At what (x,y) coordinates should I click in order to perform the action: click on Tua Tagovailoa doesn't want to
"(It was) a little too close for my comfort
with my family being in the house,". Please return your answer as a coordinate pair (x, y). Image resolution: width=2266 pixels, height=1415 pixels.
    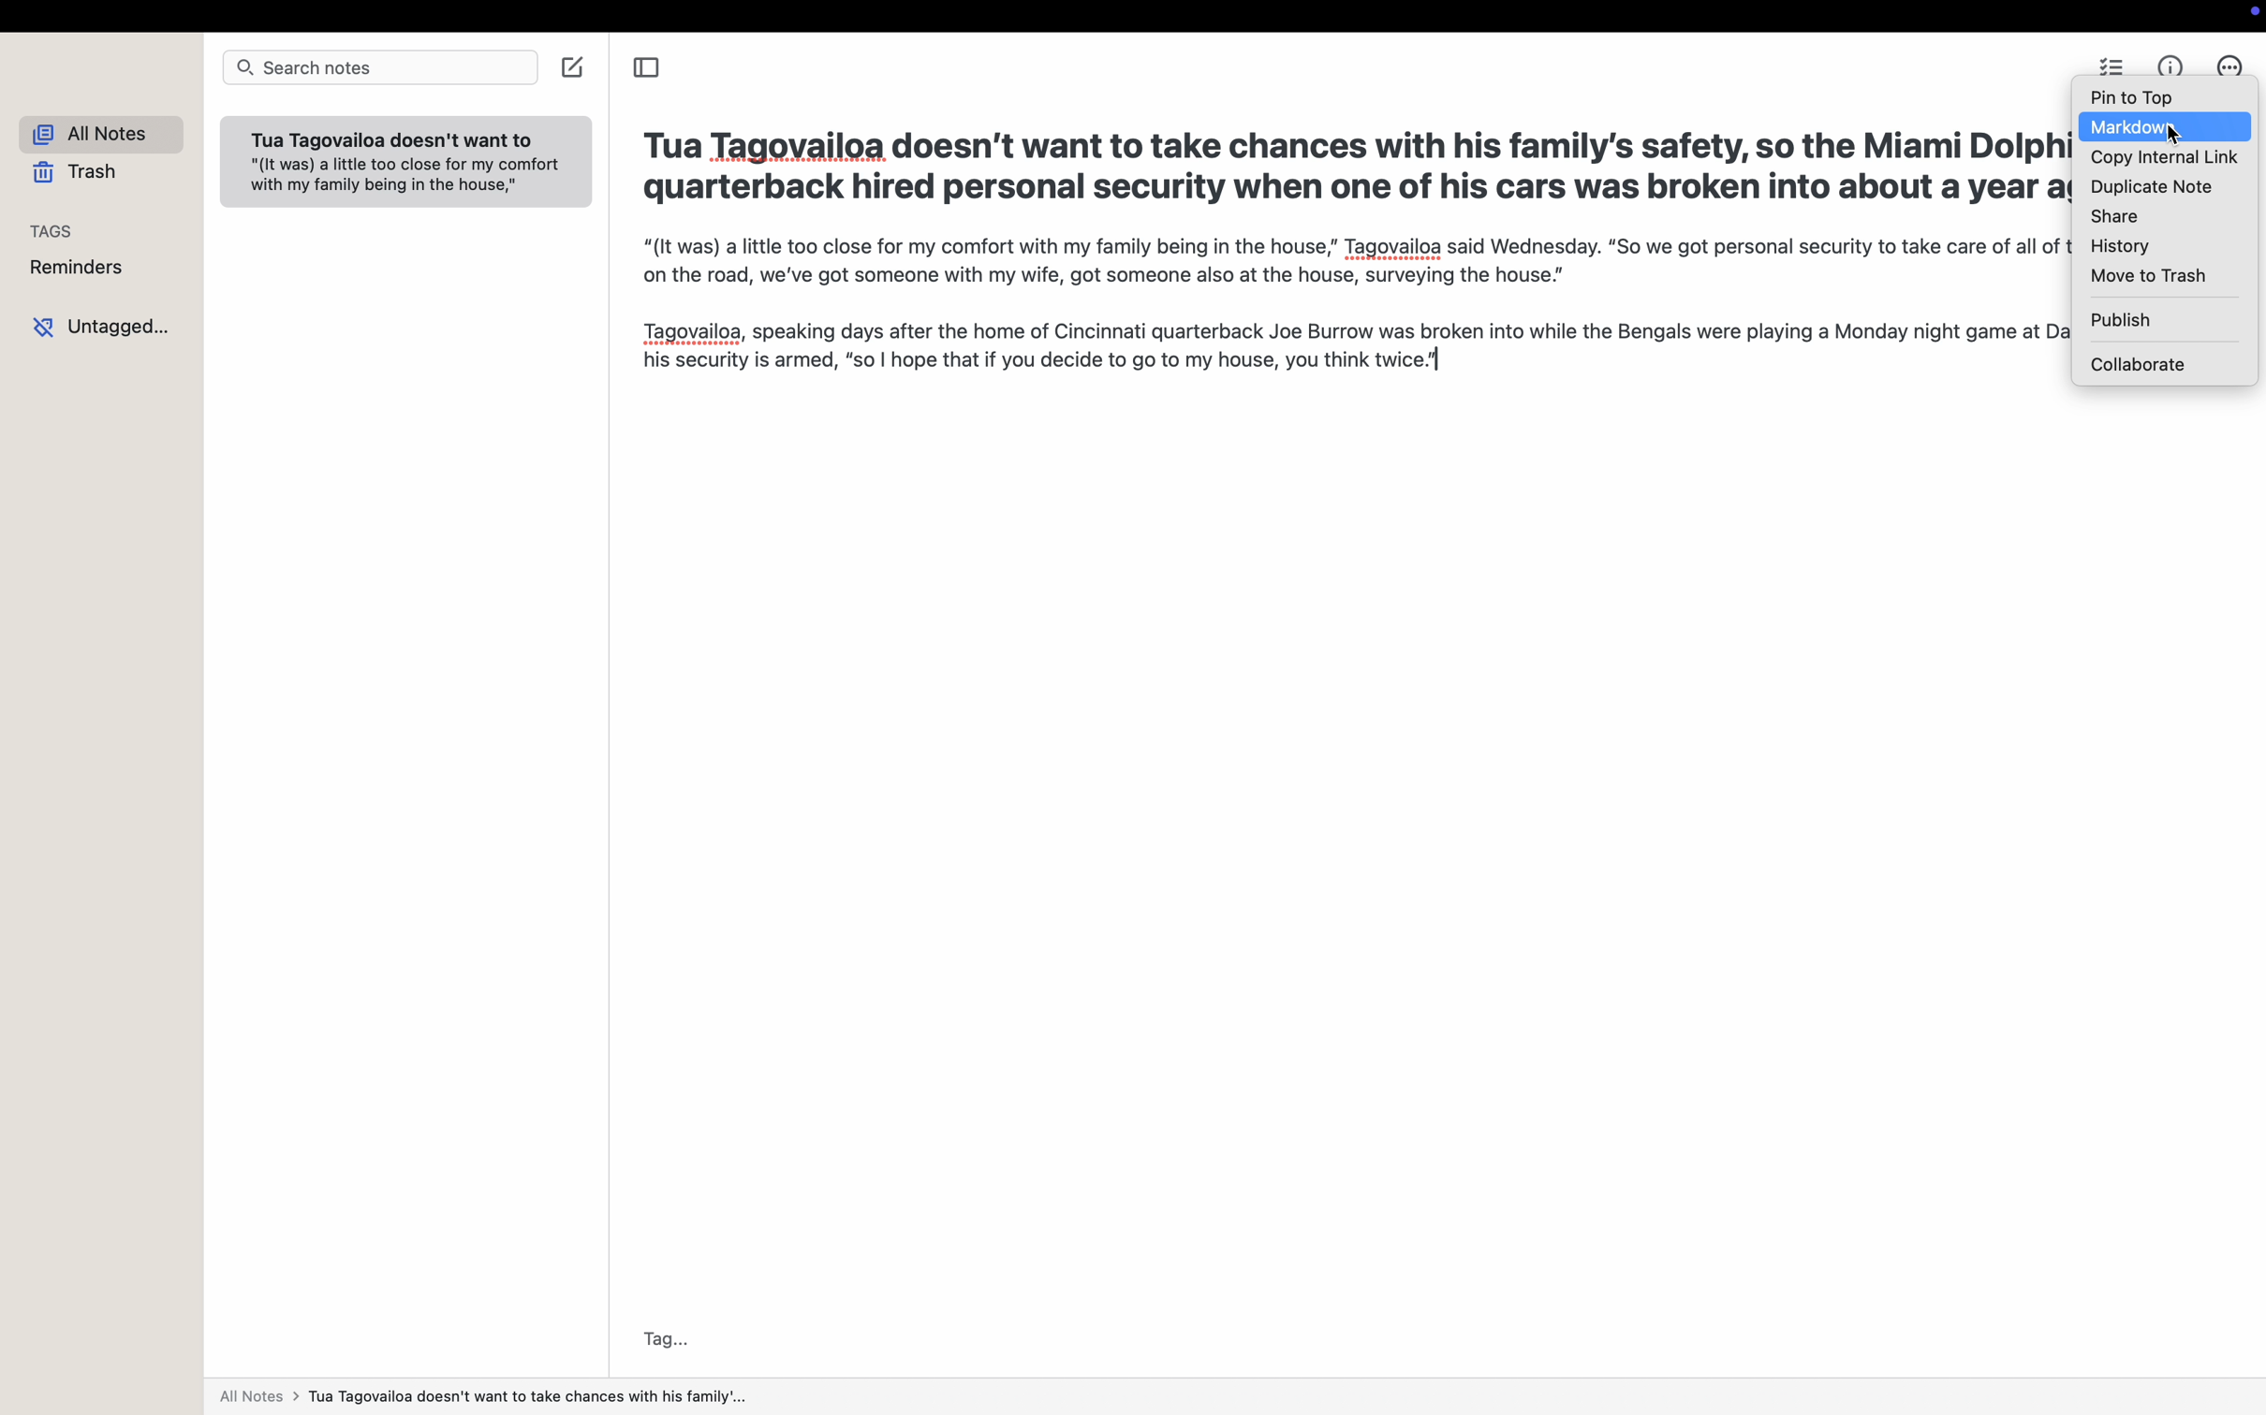
    Looking at the image, I should click on (405, 167).